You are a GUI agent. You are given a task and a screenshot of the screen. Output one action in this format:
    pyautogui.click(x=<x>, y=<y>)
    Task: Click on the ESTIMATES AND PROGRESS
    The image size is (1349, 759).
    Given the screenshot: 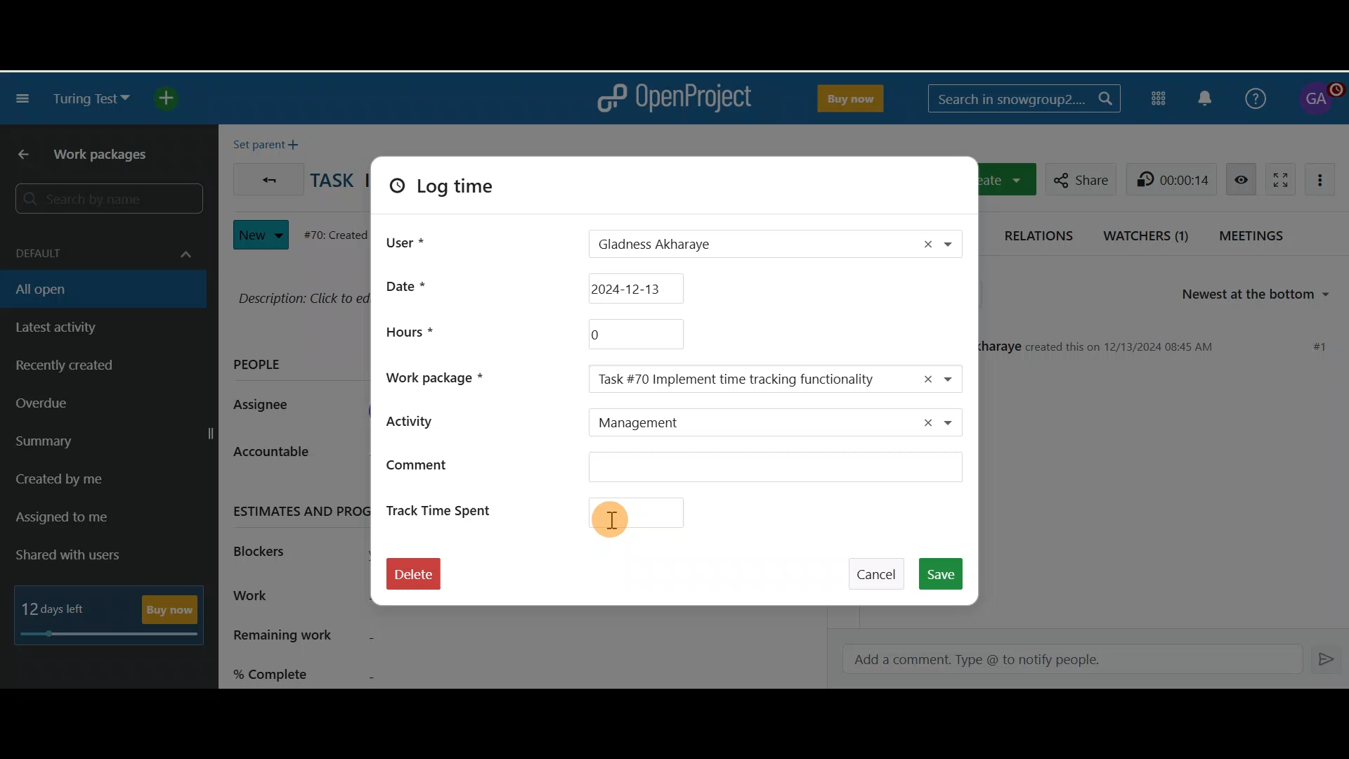 What is the action you would take?
    pyautogui.click(x=296, y=510)
    